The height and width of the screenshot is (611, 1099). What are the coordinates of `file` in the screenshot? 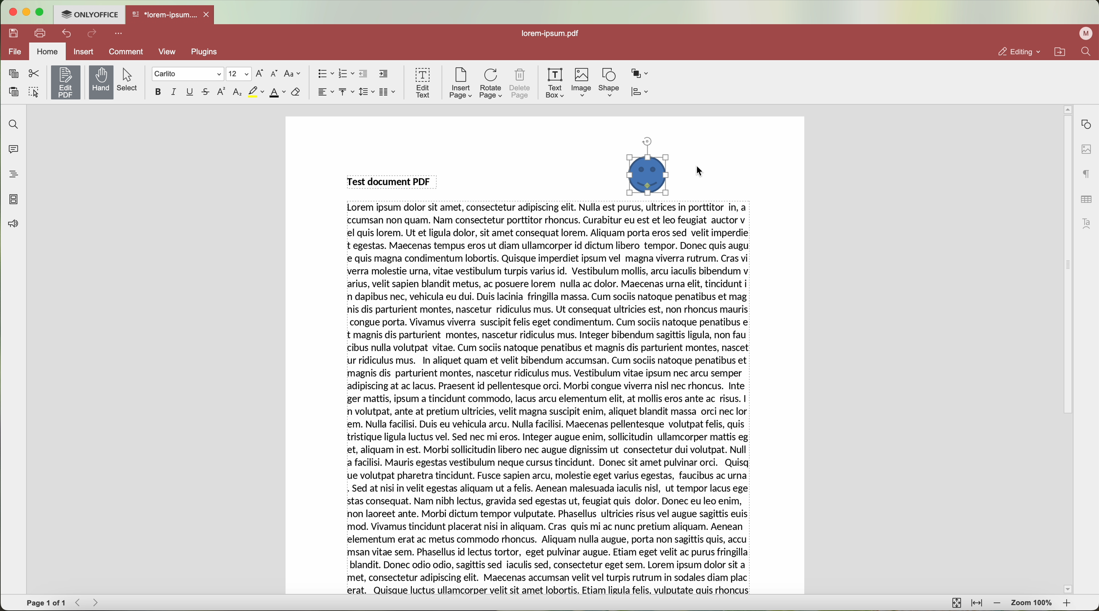 It's located at (15, 51).